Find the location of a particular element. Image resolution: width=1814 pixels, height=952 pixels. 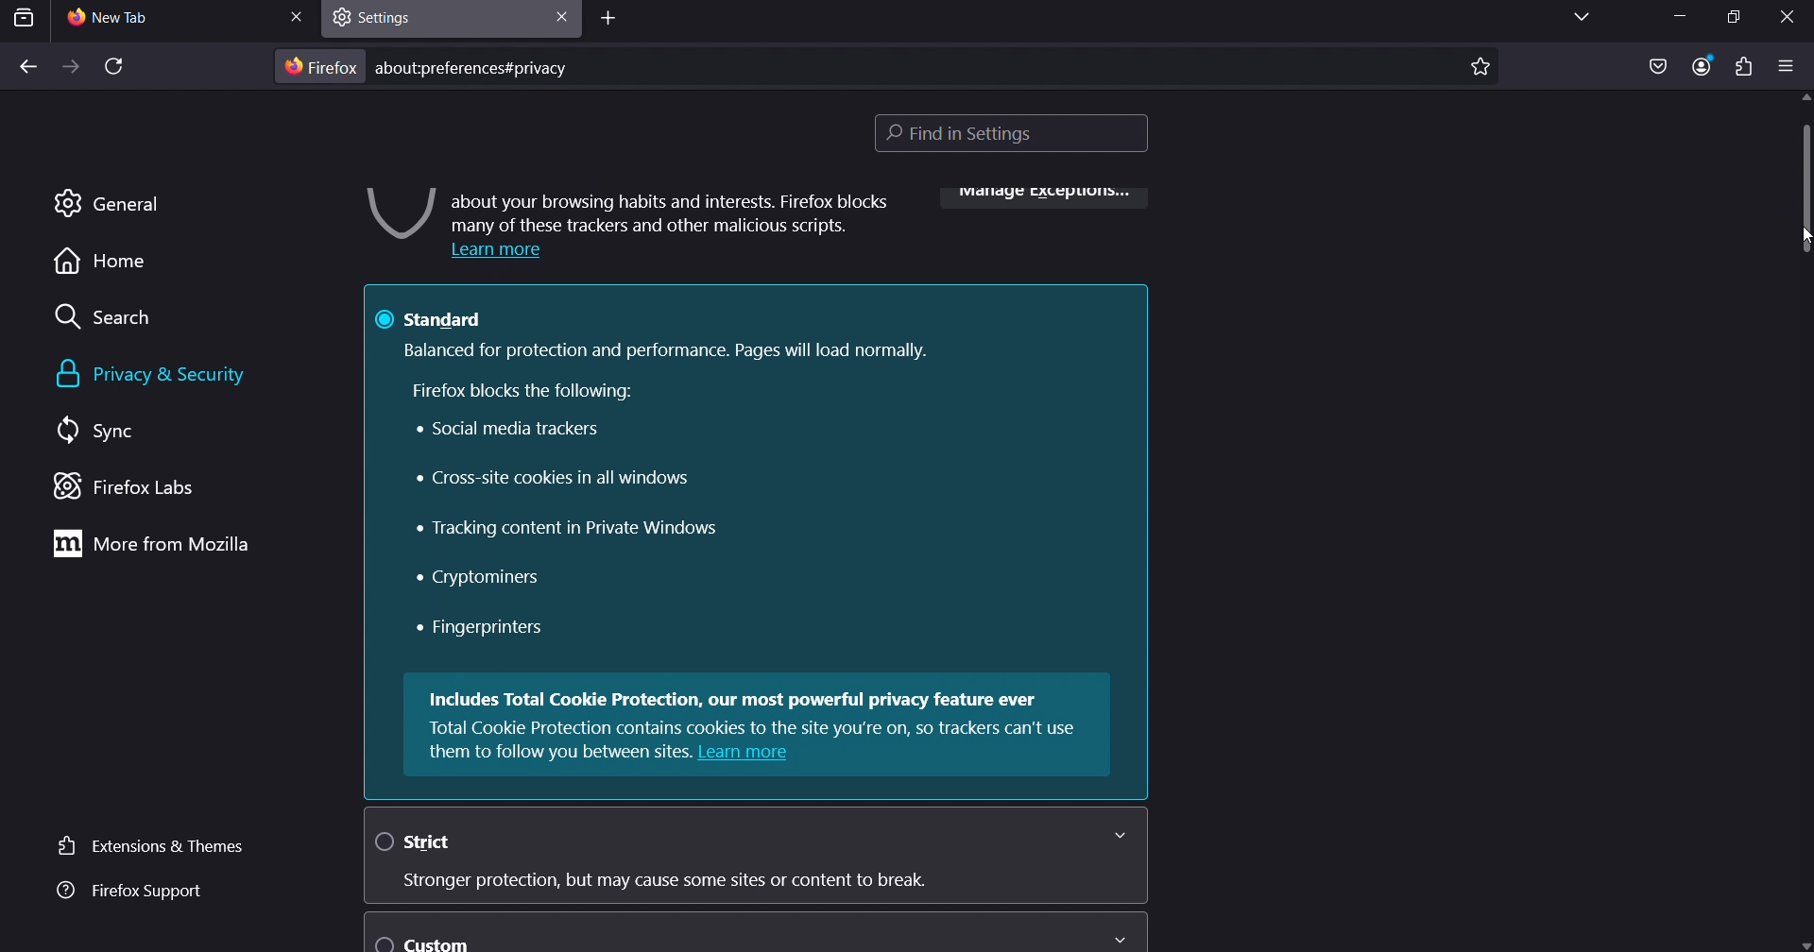

extensions is located at coordinates (1740, 67).